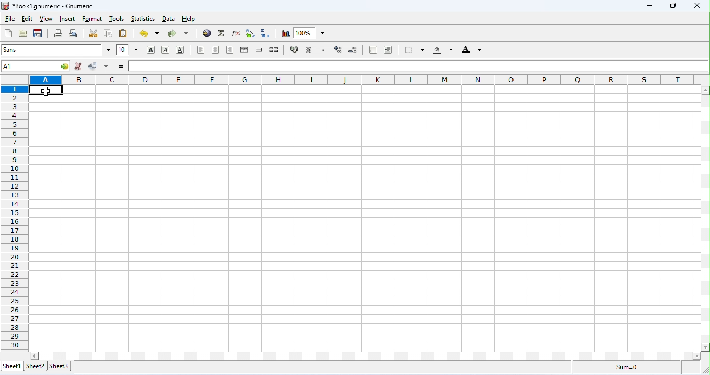 The height and width of the screenshot is (375, 710). What do you see at coordinates (46, 19) in the screenshot?
I see `view` at bounding box center [46, 19].